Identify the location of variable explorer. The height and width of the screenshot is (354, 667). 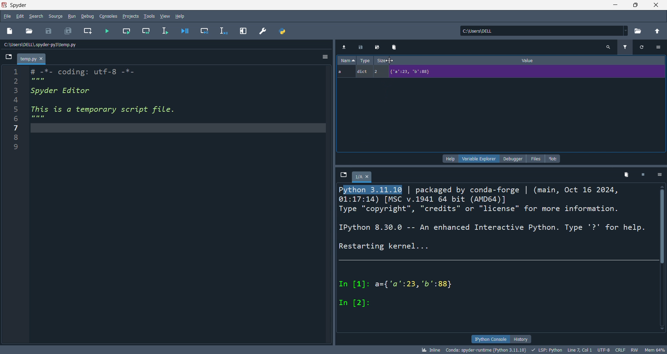
(479, 158).